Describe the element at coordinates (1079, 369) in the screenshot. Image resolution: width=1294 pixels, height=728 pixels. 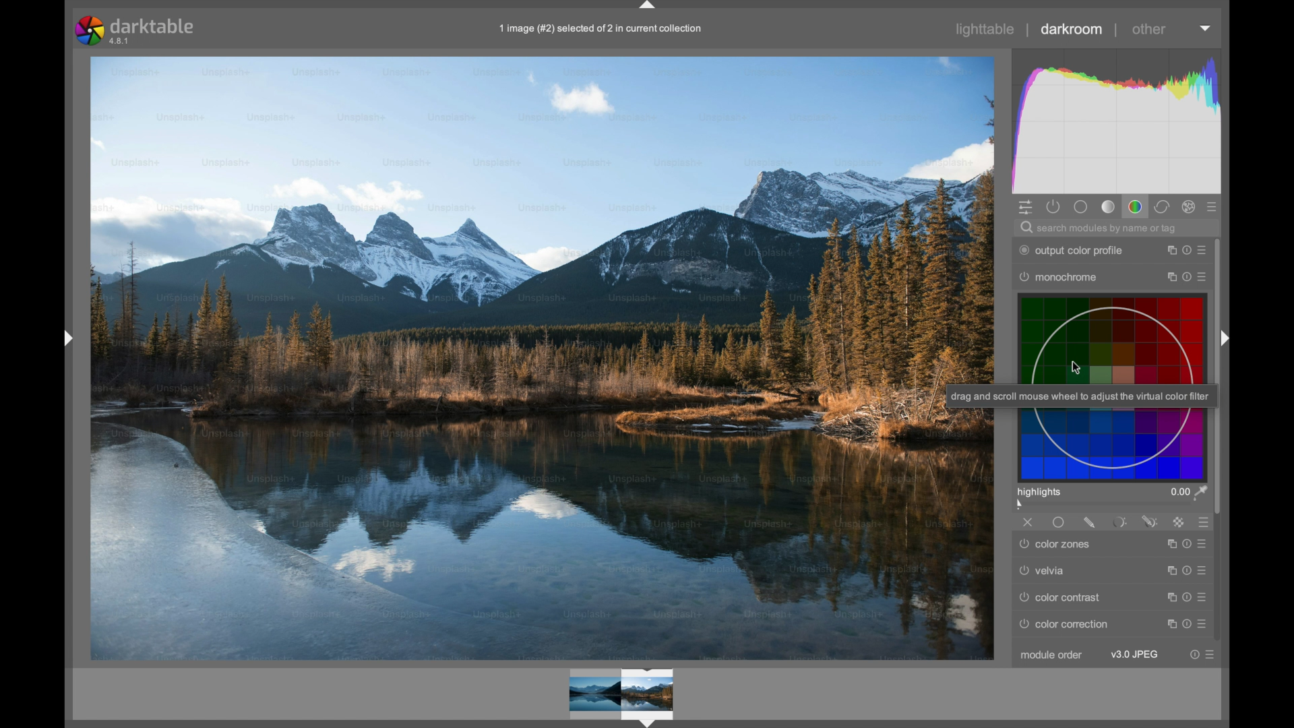
I see `Cursor` at that location.